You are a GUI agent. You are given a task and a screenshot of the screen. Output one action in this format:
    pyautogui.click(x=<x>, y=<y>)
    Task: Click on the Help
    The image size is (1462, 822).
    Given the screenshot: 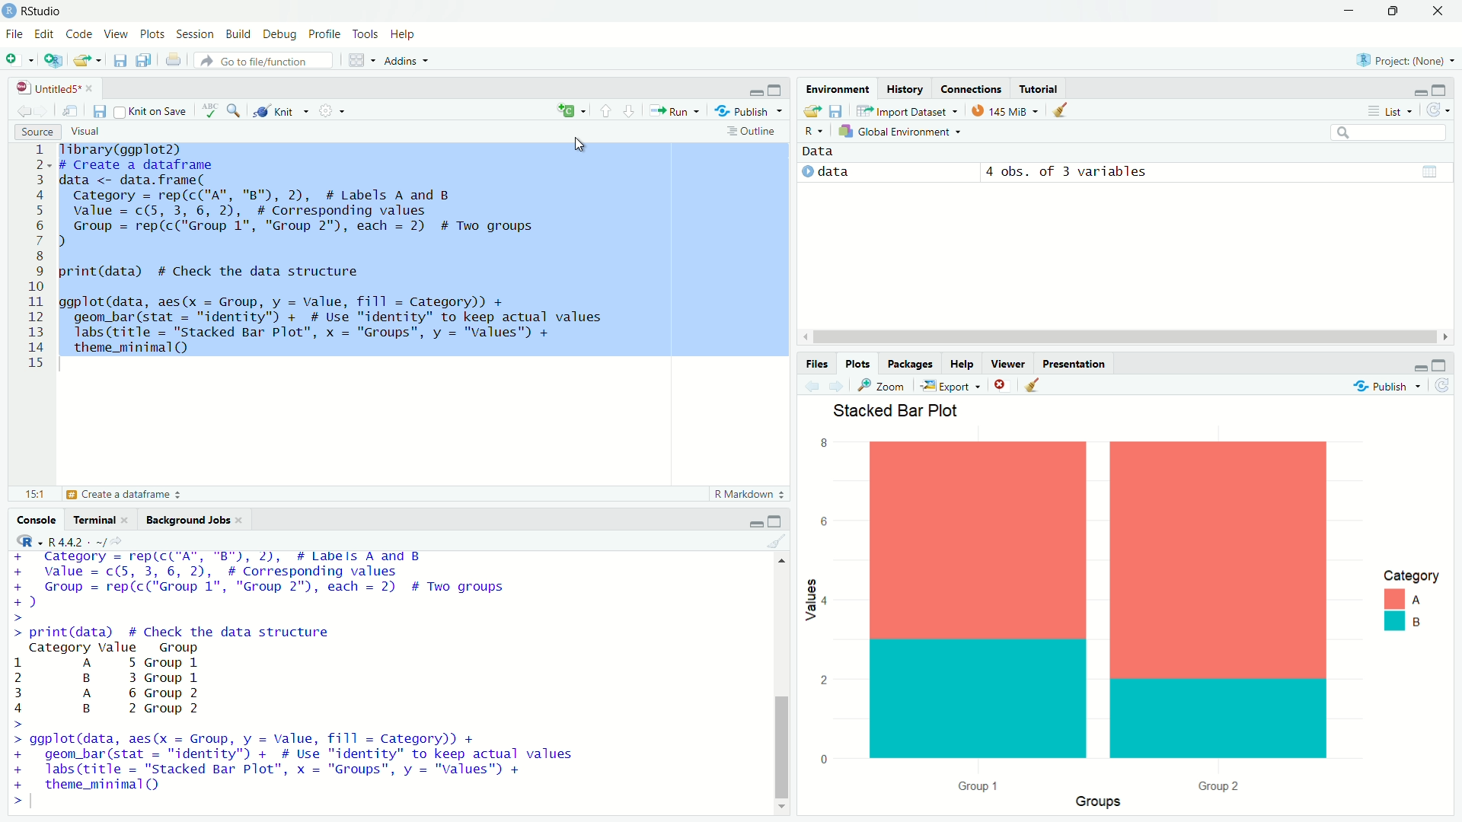 What is the action you would take?
    pyautogui.click(x=402, y=34)
    